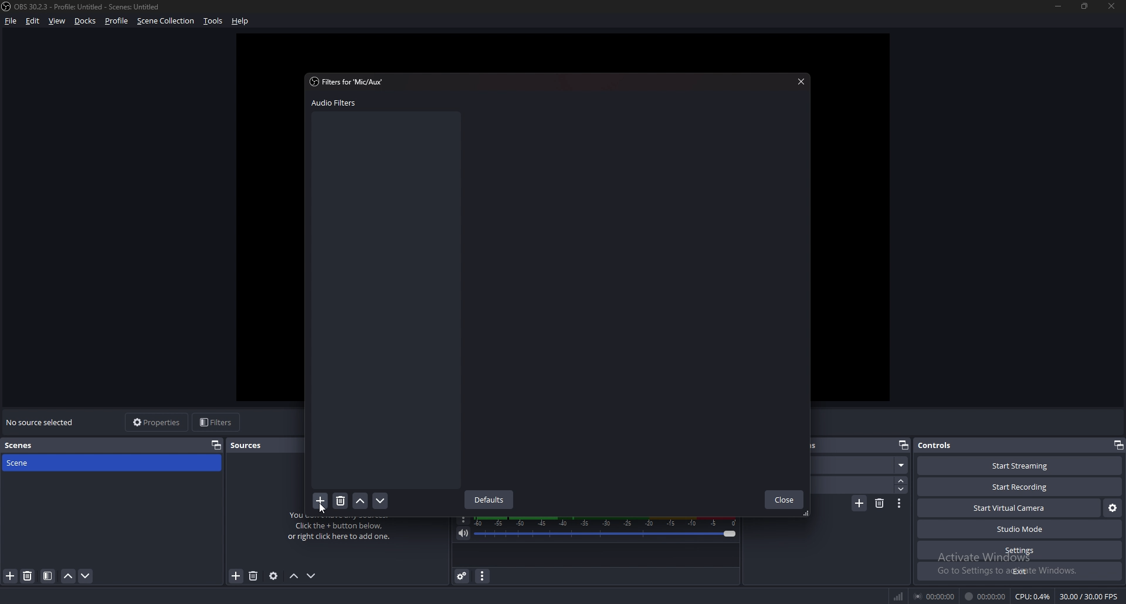 The width and height of the screenshot is (1126, 604). Describe the element at coordinates (117, 22) in the screenshot. I see `profile` at that location.